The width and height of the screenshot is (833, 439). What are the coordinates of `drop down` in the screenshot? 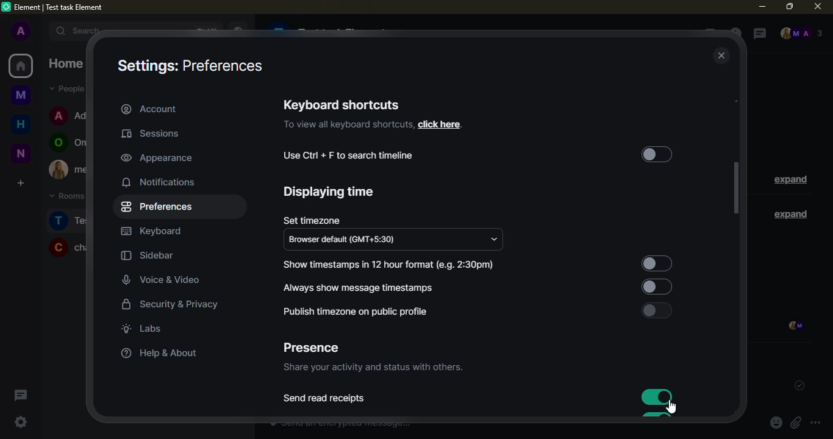 It's located at (494, 240).